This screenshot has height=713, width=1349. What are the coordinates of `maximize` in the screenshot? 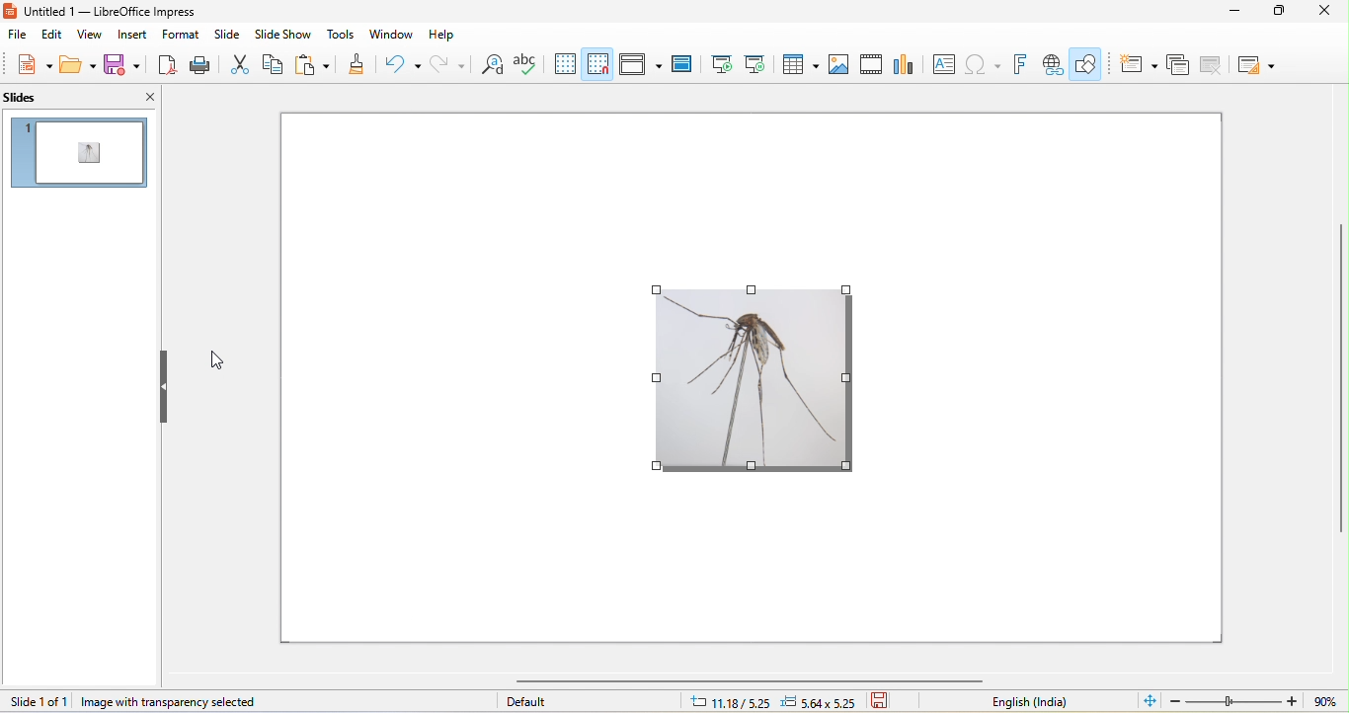 It's located at (1282, 15).